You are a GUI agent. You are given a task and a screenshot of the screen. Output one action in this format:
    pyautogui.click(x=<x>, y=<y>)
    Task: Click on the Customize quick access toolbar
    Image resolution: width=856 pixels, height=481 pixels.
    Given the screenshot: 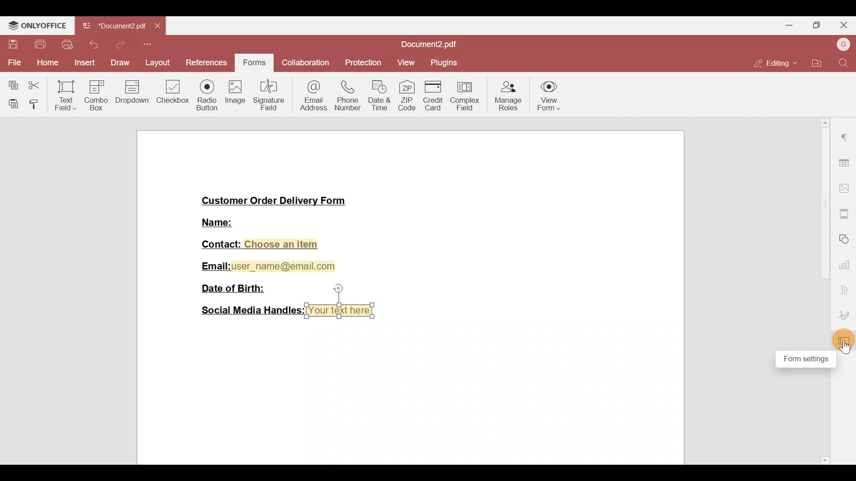 What is the action you would take?
    pyautogui.click(x=148, y=45)
    